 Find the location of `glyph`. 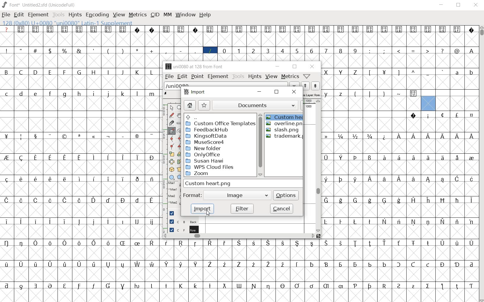

glyph is located at coordinates (399, 179).